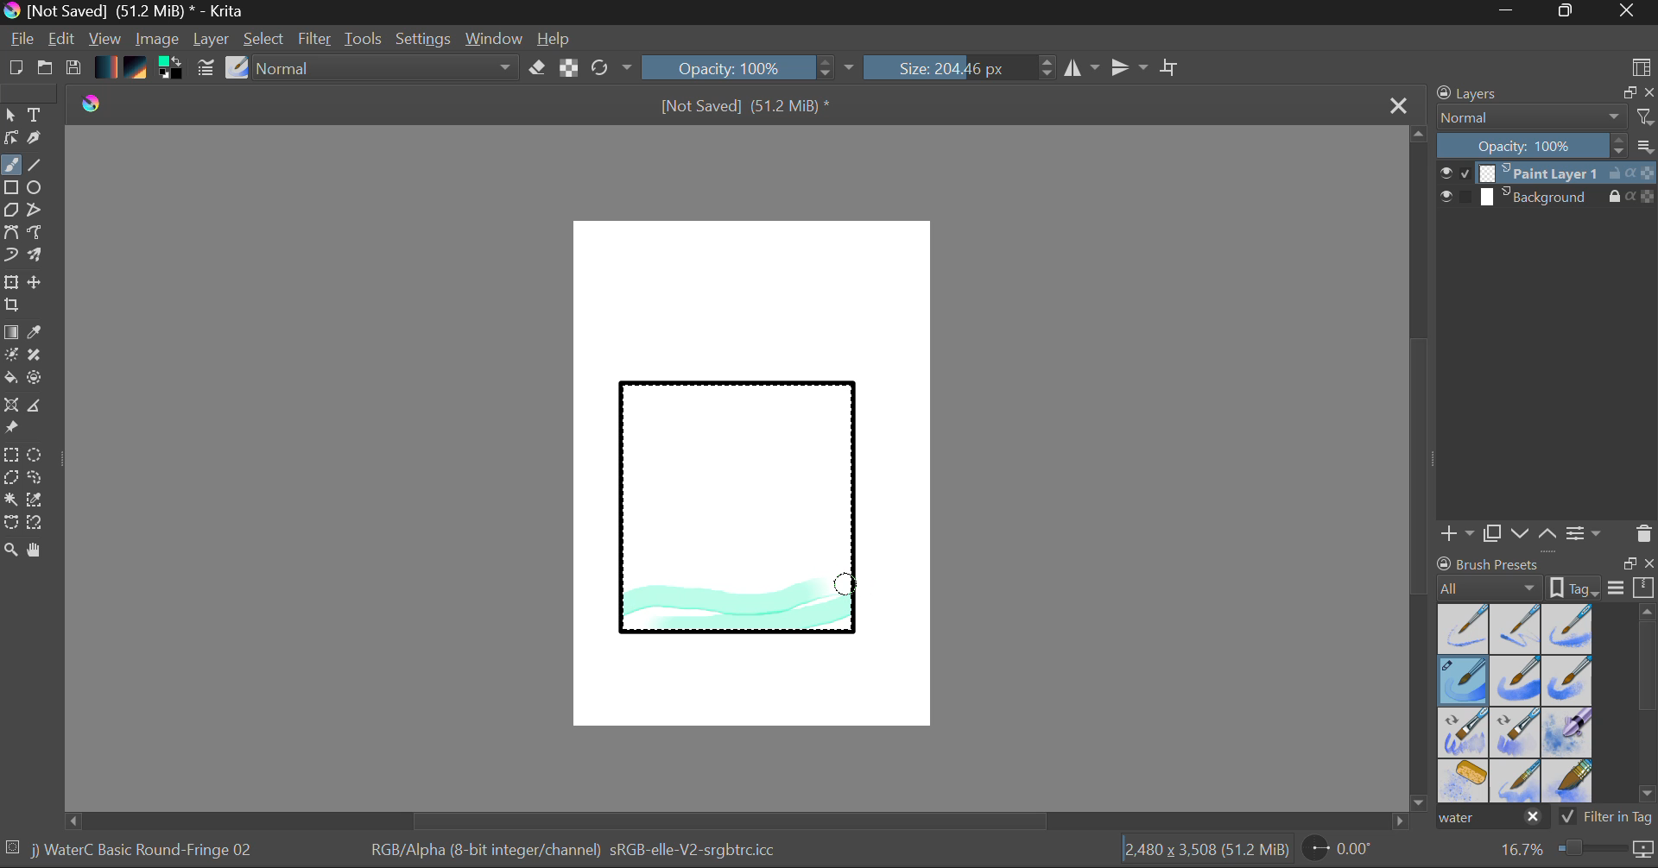 The height and width of the screenshot is (868, 1658). I want to click on Brush Selected, so click(145, 852).